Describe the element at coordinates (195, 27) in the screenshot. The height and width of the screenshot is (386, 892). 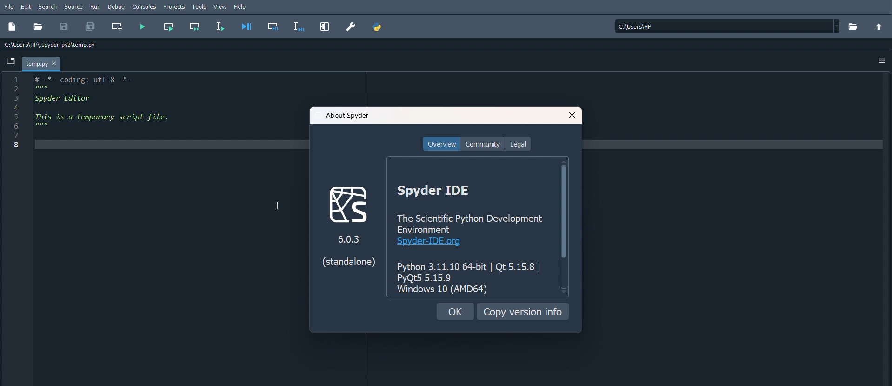
I see `Run current cell and go to the next one` at that location.